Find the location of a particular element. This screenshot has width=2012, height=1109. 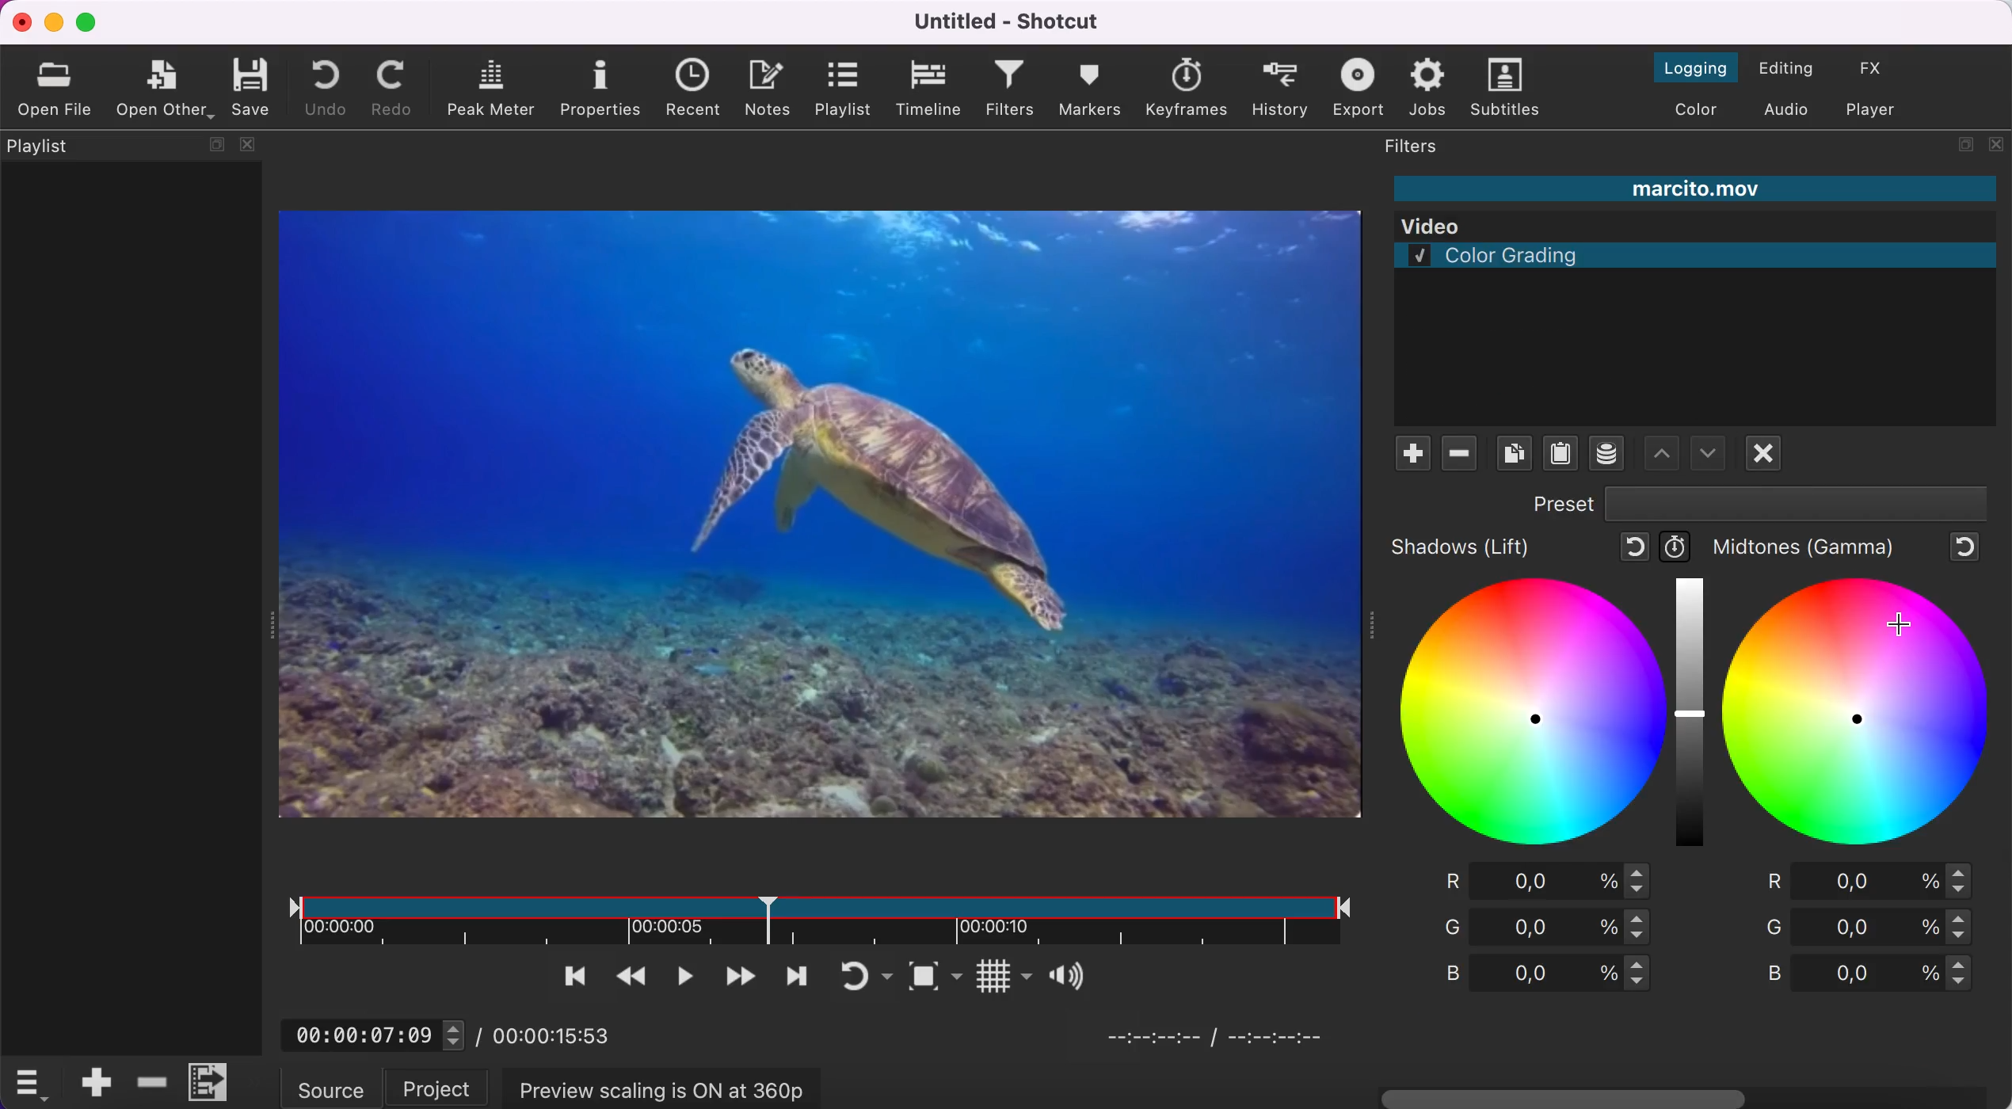

copy checked filters is located at coordinates (1513, 456).